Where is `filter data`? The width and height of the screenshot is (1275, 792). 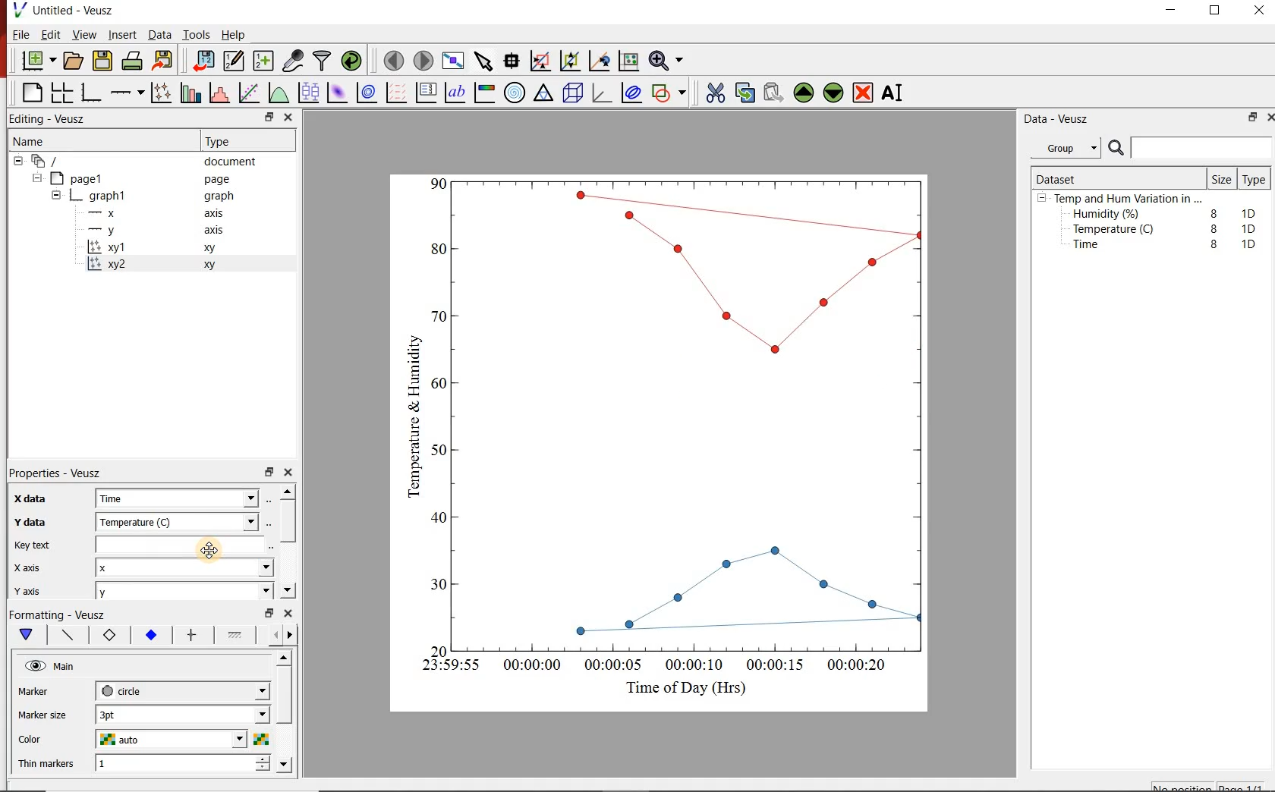
filter data is located at coordinates (323, 61).